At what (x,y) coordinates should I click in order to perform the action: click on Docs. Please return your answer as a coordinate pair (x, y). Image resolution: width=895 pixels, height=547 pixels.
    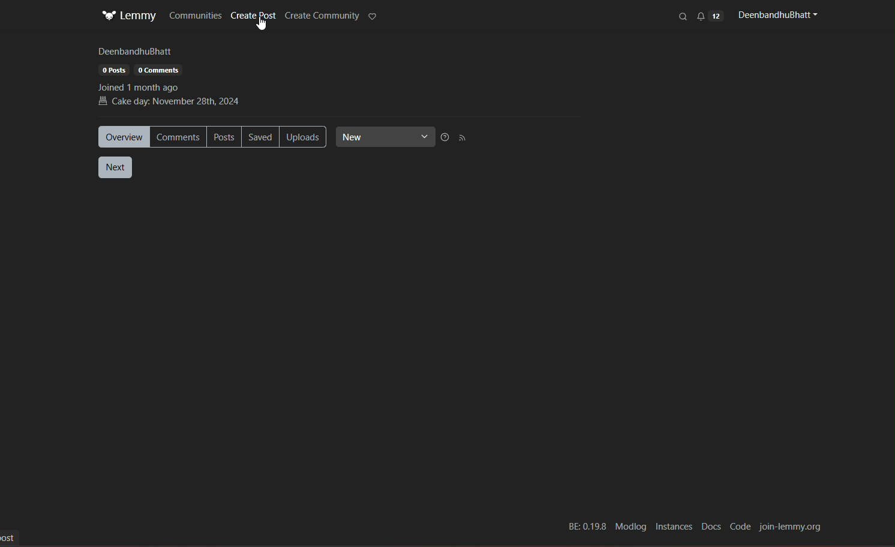
    Looking at the image, I should click on (710, 526).